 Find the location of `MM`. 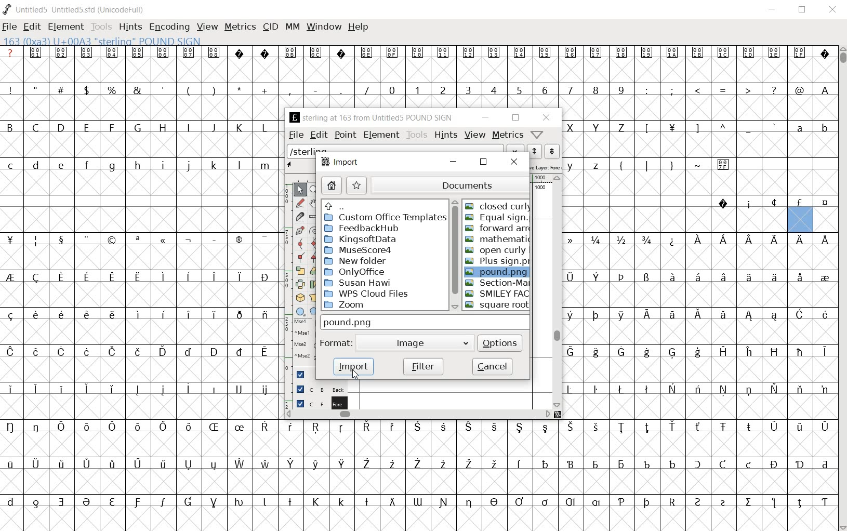

MM is located at coordinates (293, 28).